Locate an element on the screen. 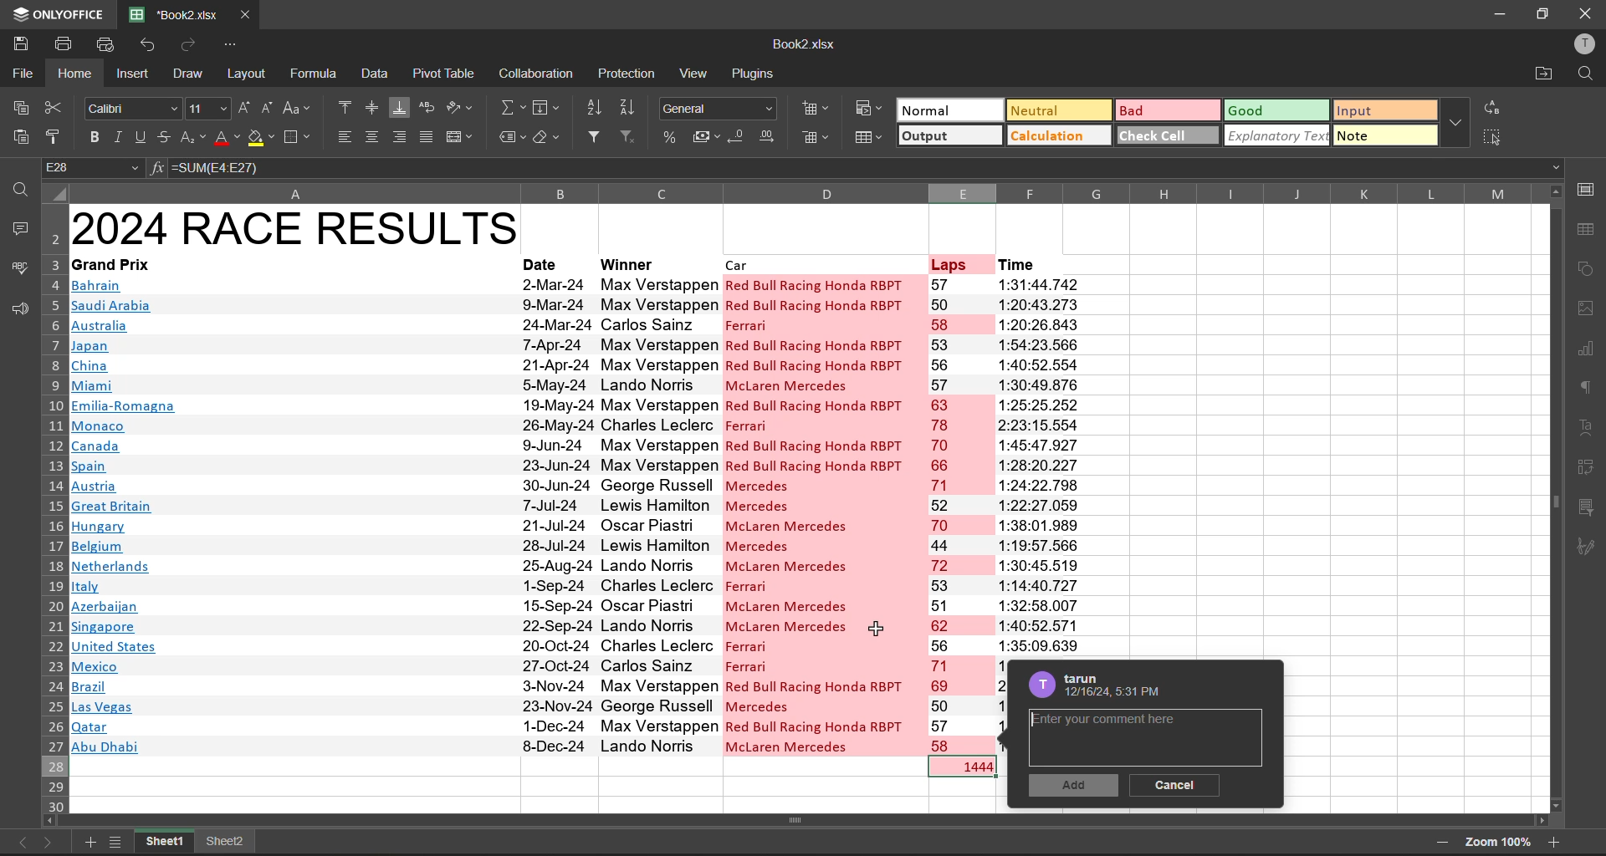  2024 race results is located at coordinates (298, 227).